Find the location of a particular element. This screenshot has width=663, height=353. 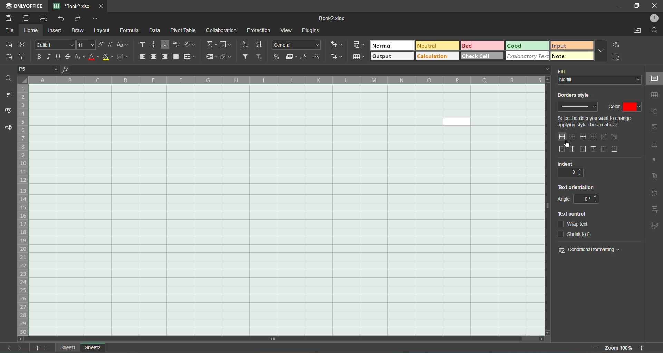

font size is located at coordinates (87, 45).